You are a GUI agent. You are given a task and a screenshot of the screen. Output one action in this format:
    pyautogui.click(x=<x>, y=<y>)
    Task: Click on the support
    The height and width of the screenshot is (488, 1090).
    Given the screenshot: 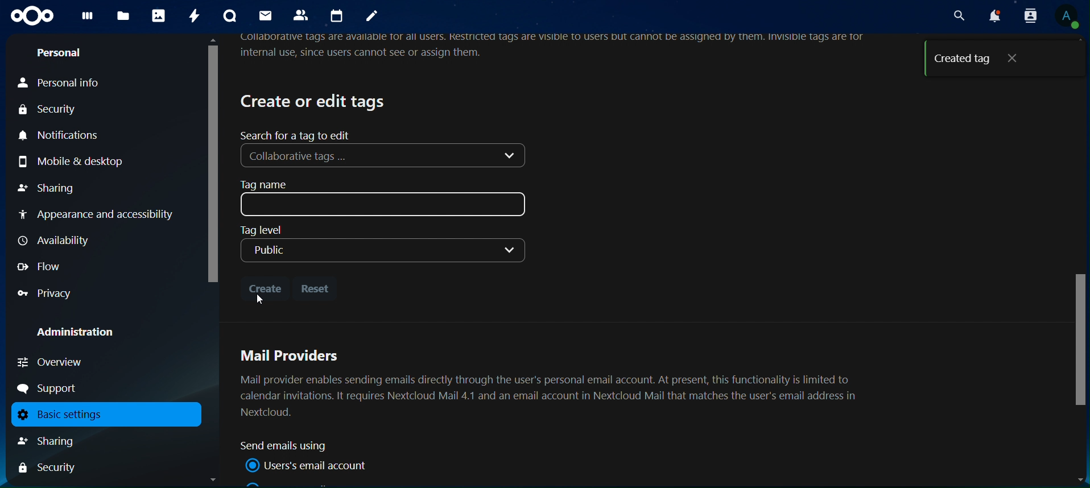 What is the action you would take?
    pyautogui.click(x=52, y=388)
    